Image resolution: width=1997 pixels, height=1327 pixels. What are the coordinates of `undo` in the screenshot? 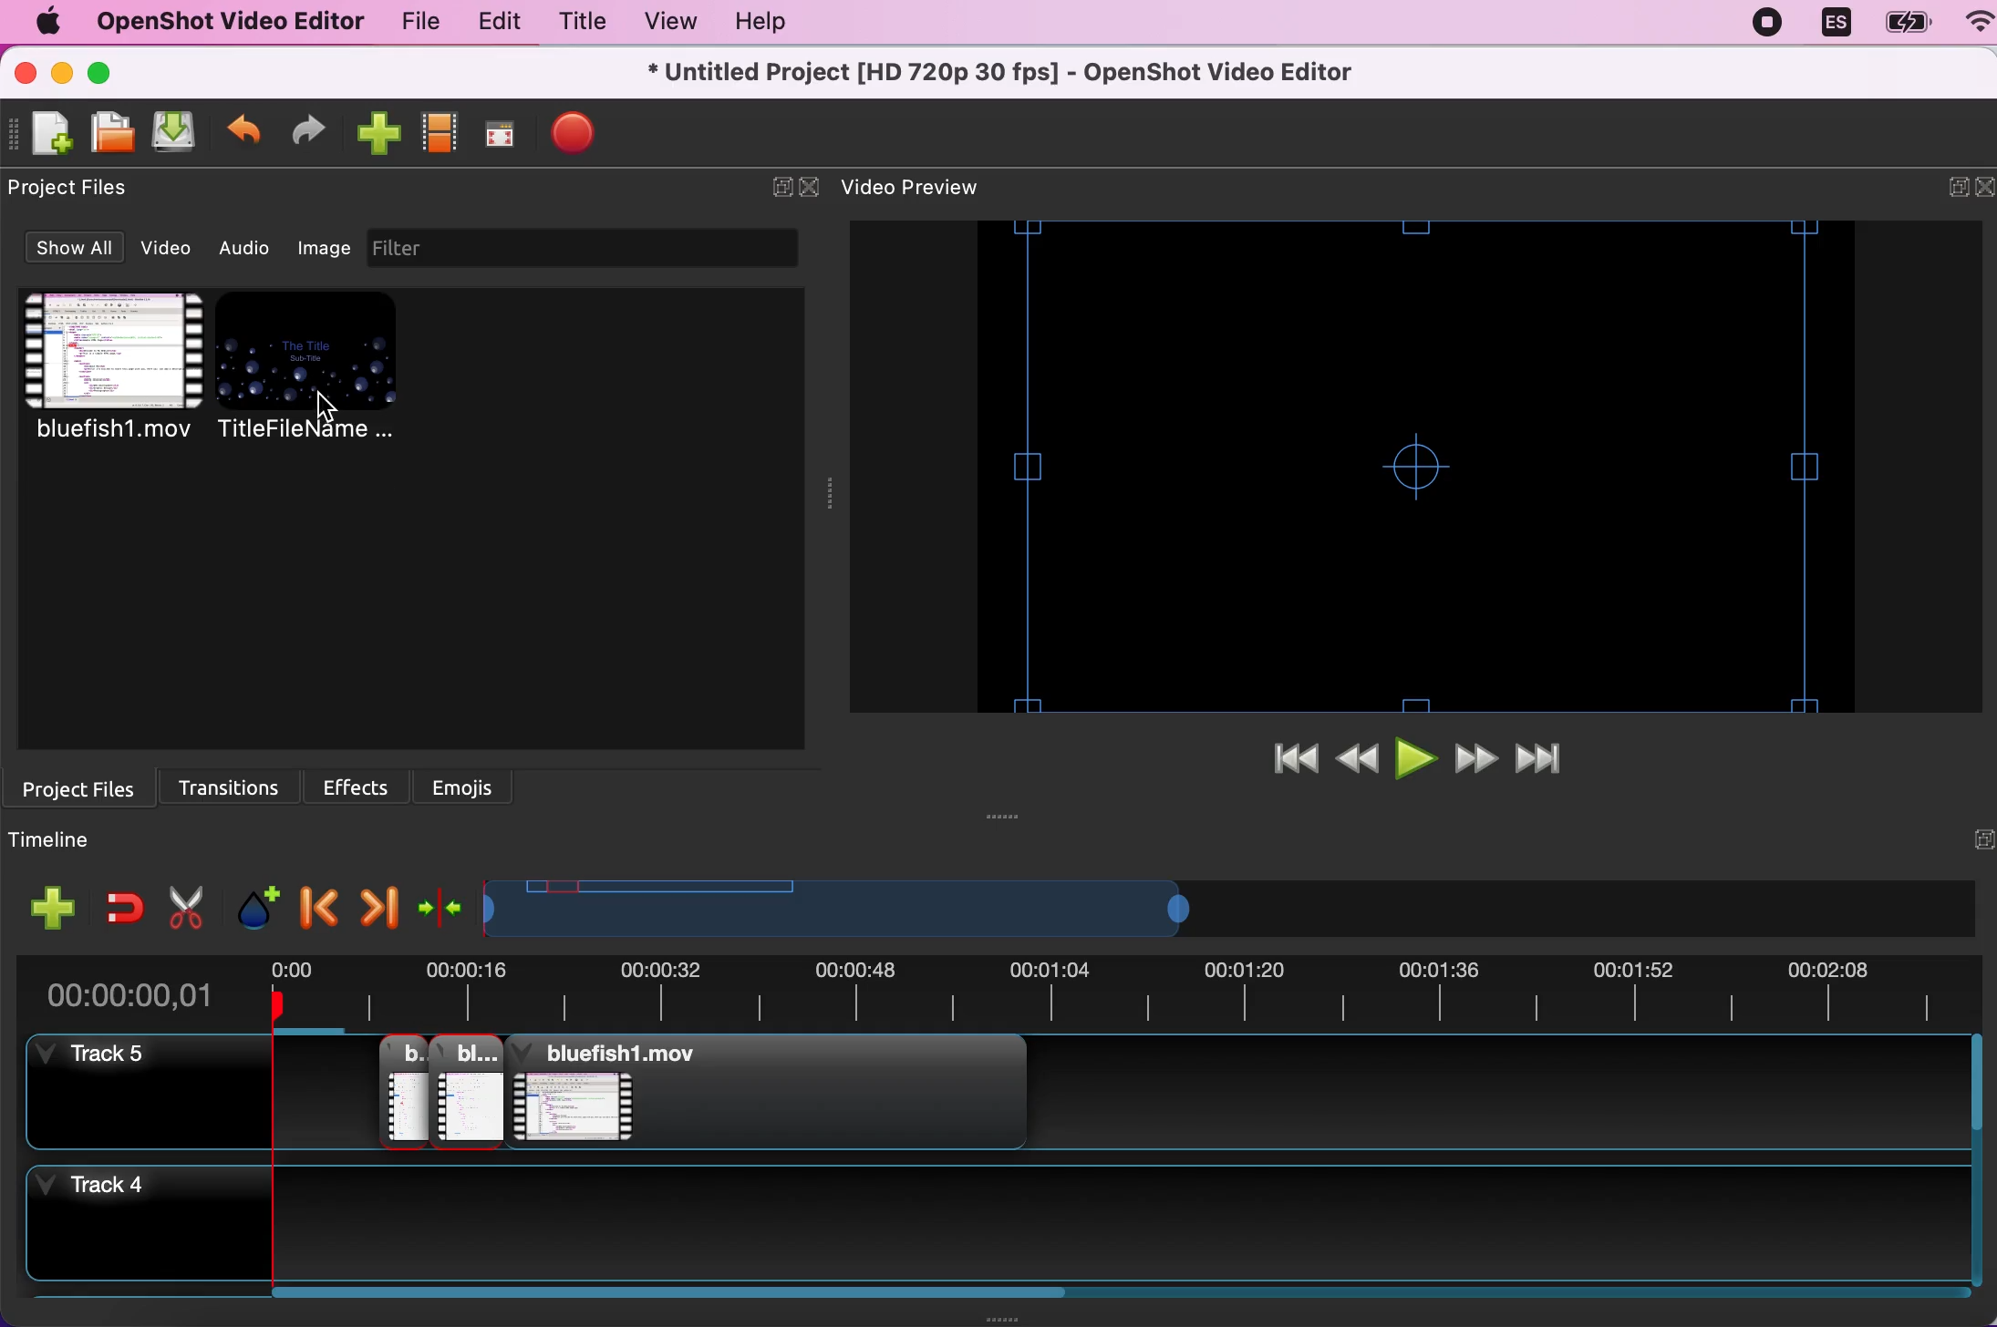 It's located at (244, 136).